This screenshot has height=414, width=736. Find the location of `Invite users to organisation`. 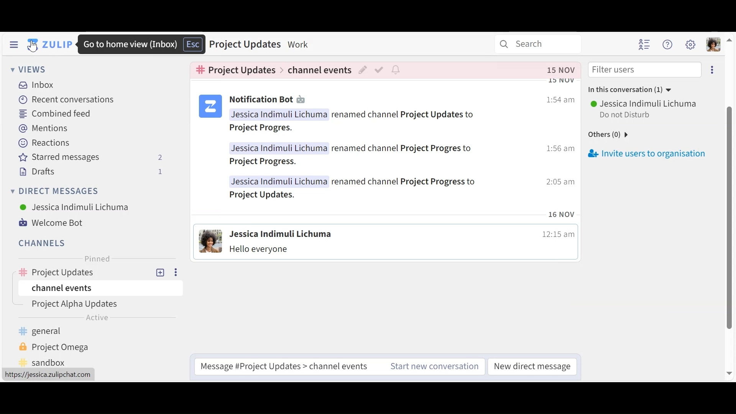

Invite users to organisation is located at coordinates (647, 154).